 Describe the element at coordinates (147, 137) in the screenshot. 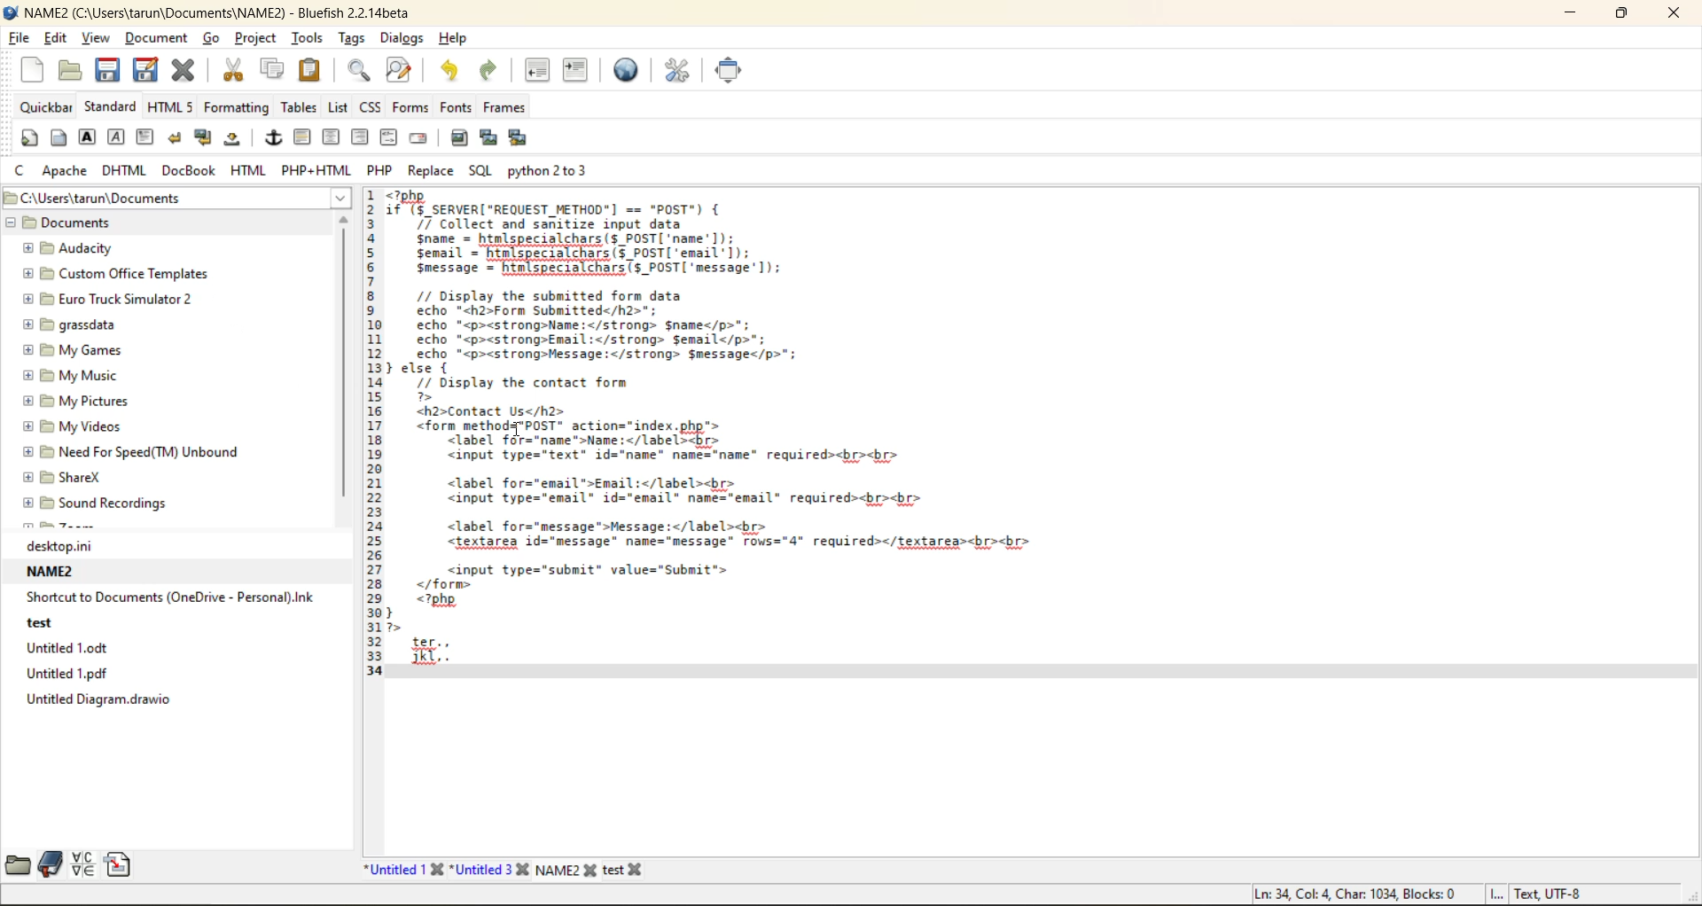

I see `paragraph` at that location.